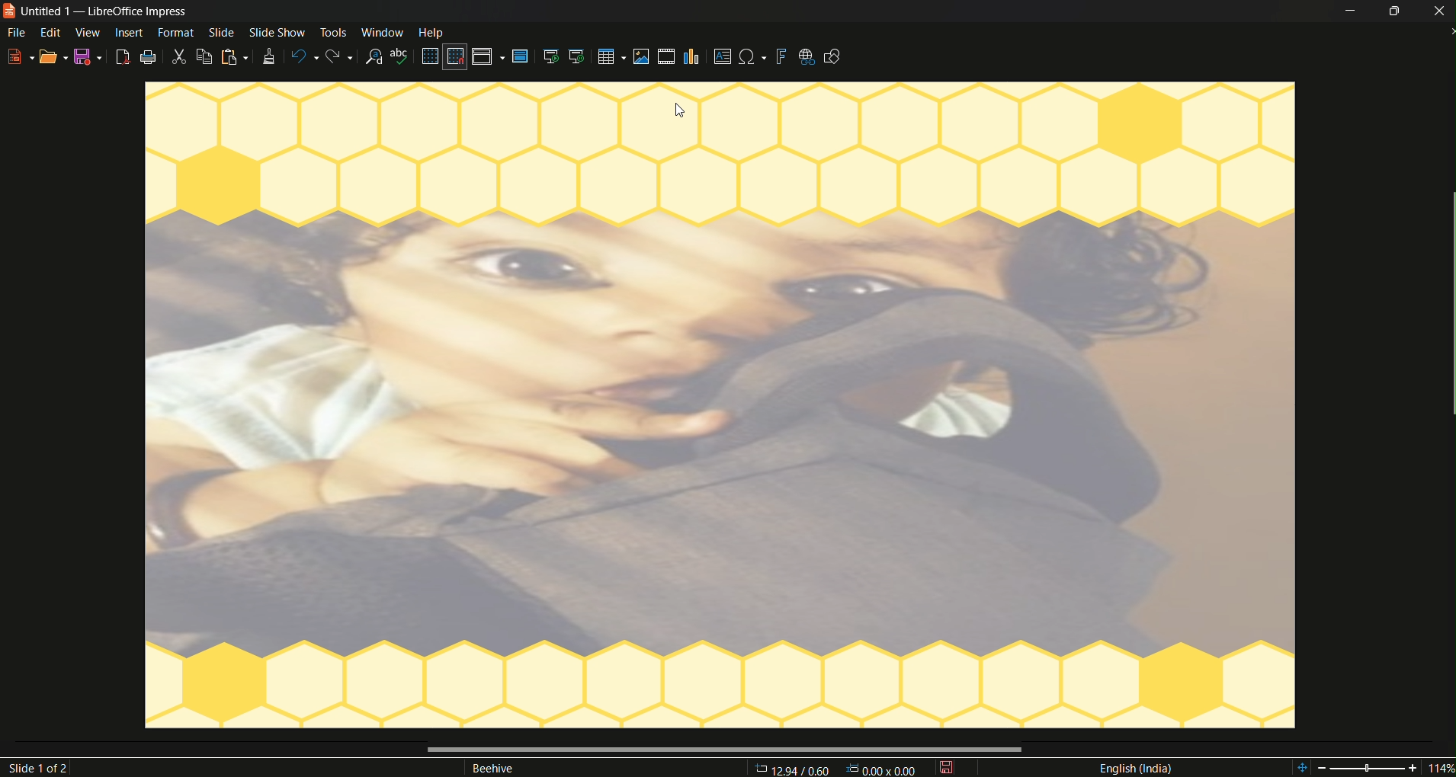  I want to click on save, so click(88, 58).